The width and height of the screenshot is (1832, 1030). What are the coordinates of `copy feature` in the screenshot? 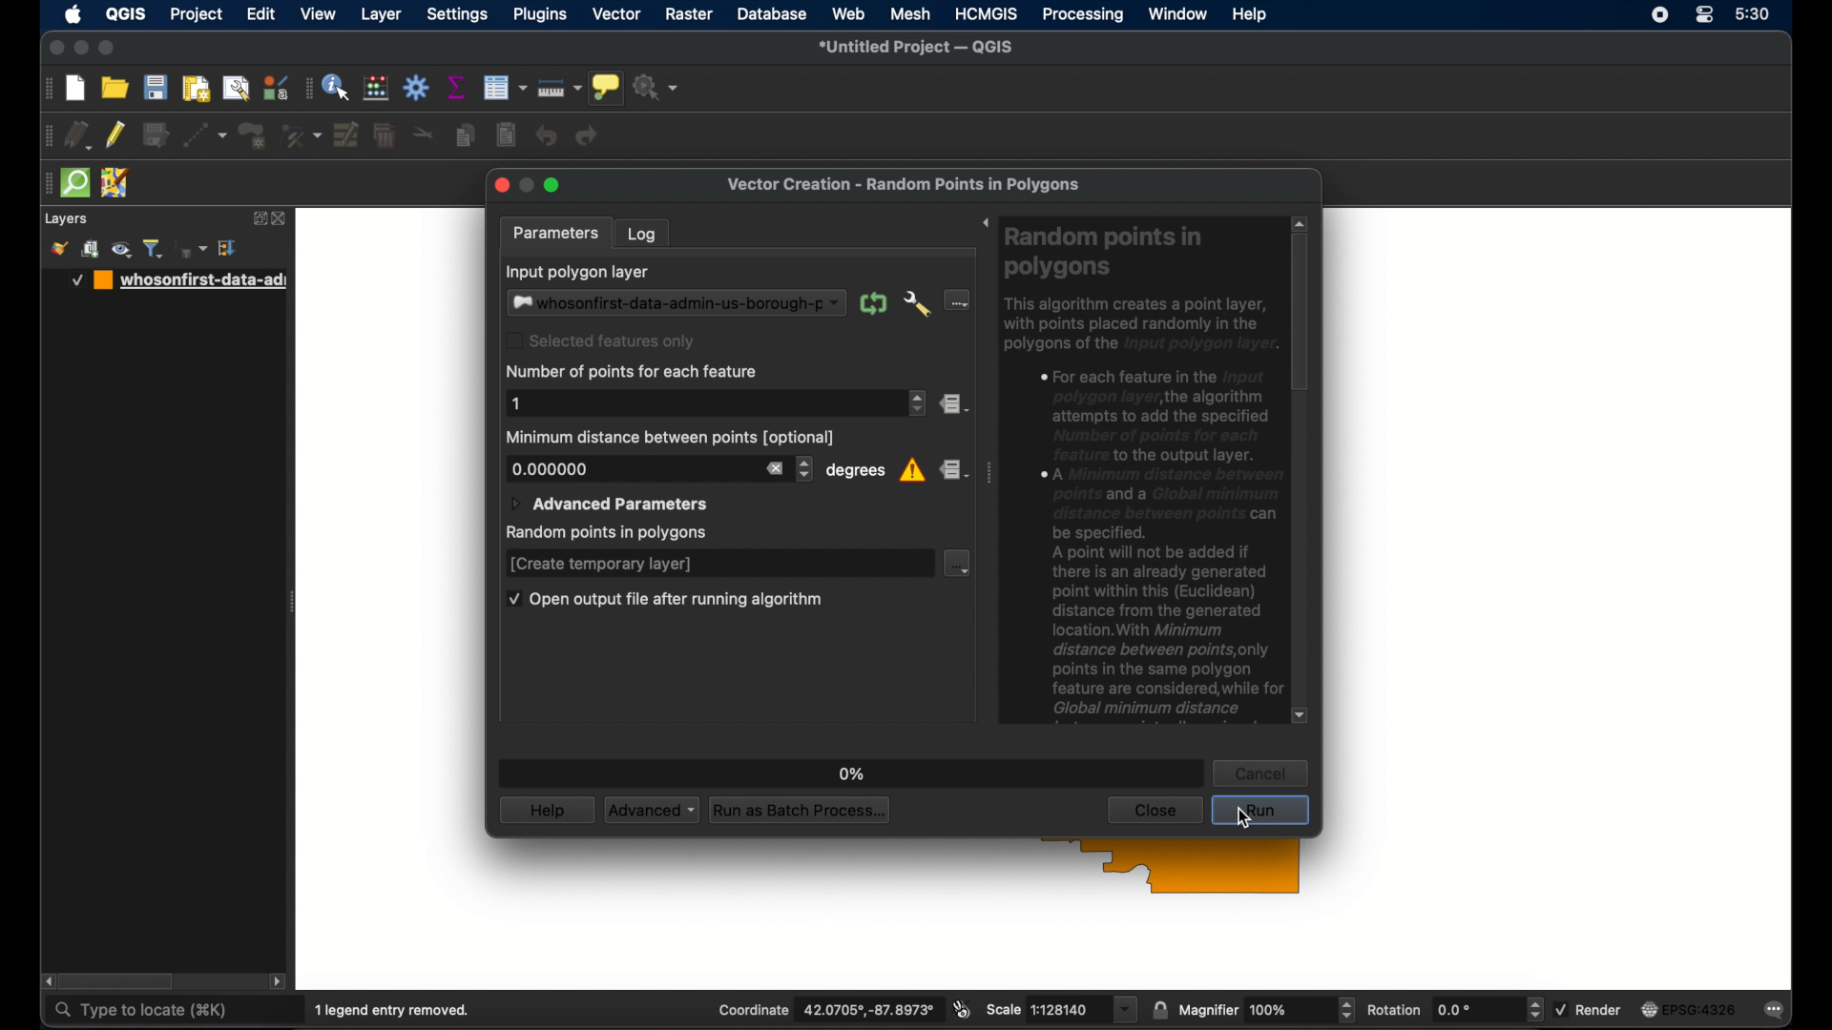 It's located at (466, 135).